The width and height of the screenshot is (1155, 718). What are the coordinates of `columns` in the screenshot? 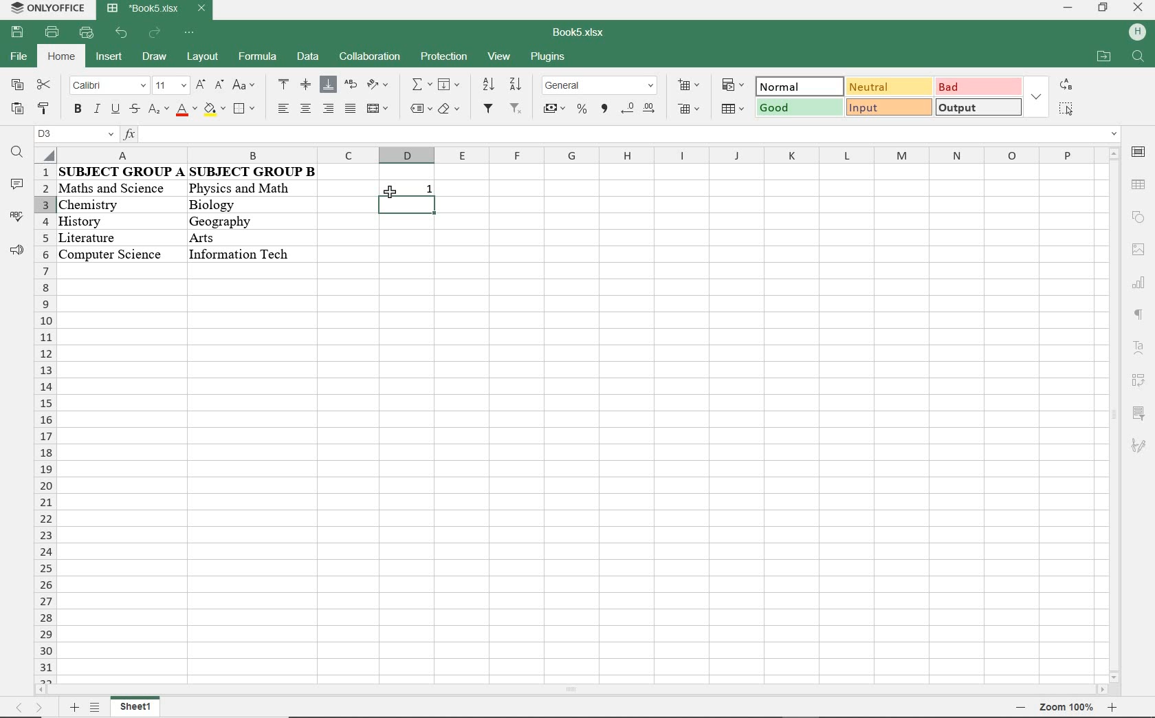 It's located at (566, 155).